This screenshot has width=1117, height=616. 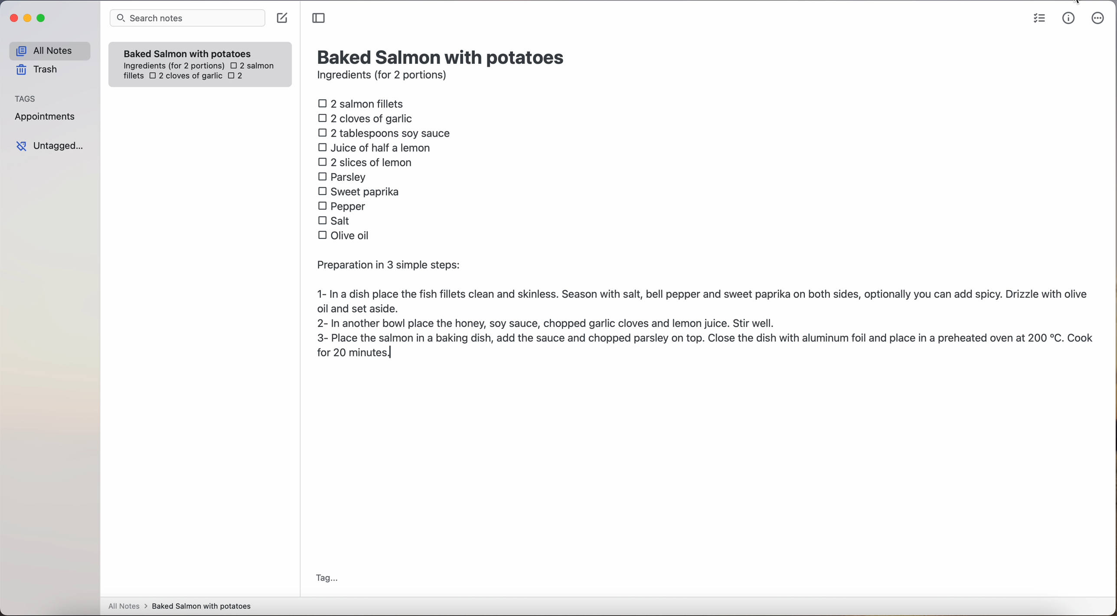 I want to click on trash, so click(x=40, y=70).